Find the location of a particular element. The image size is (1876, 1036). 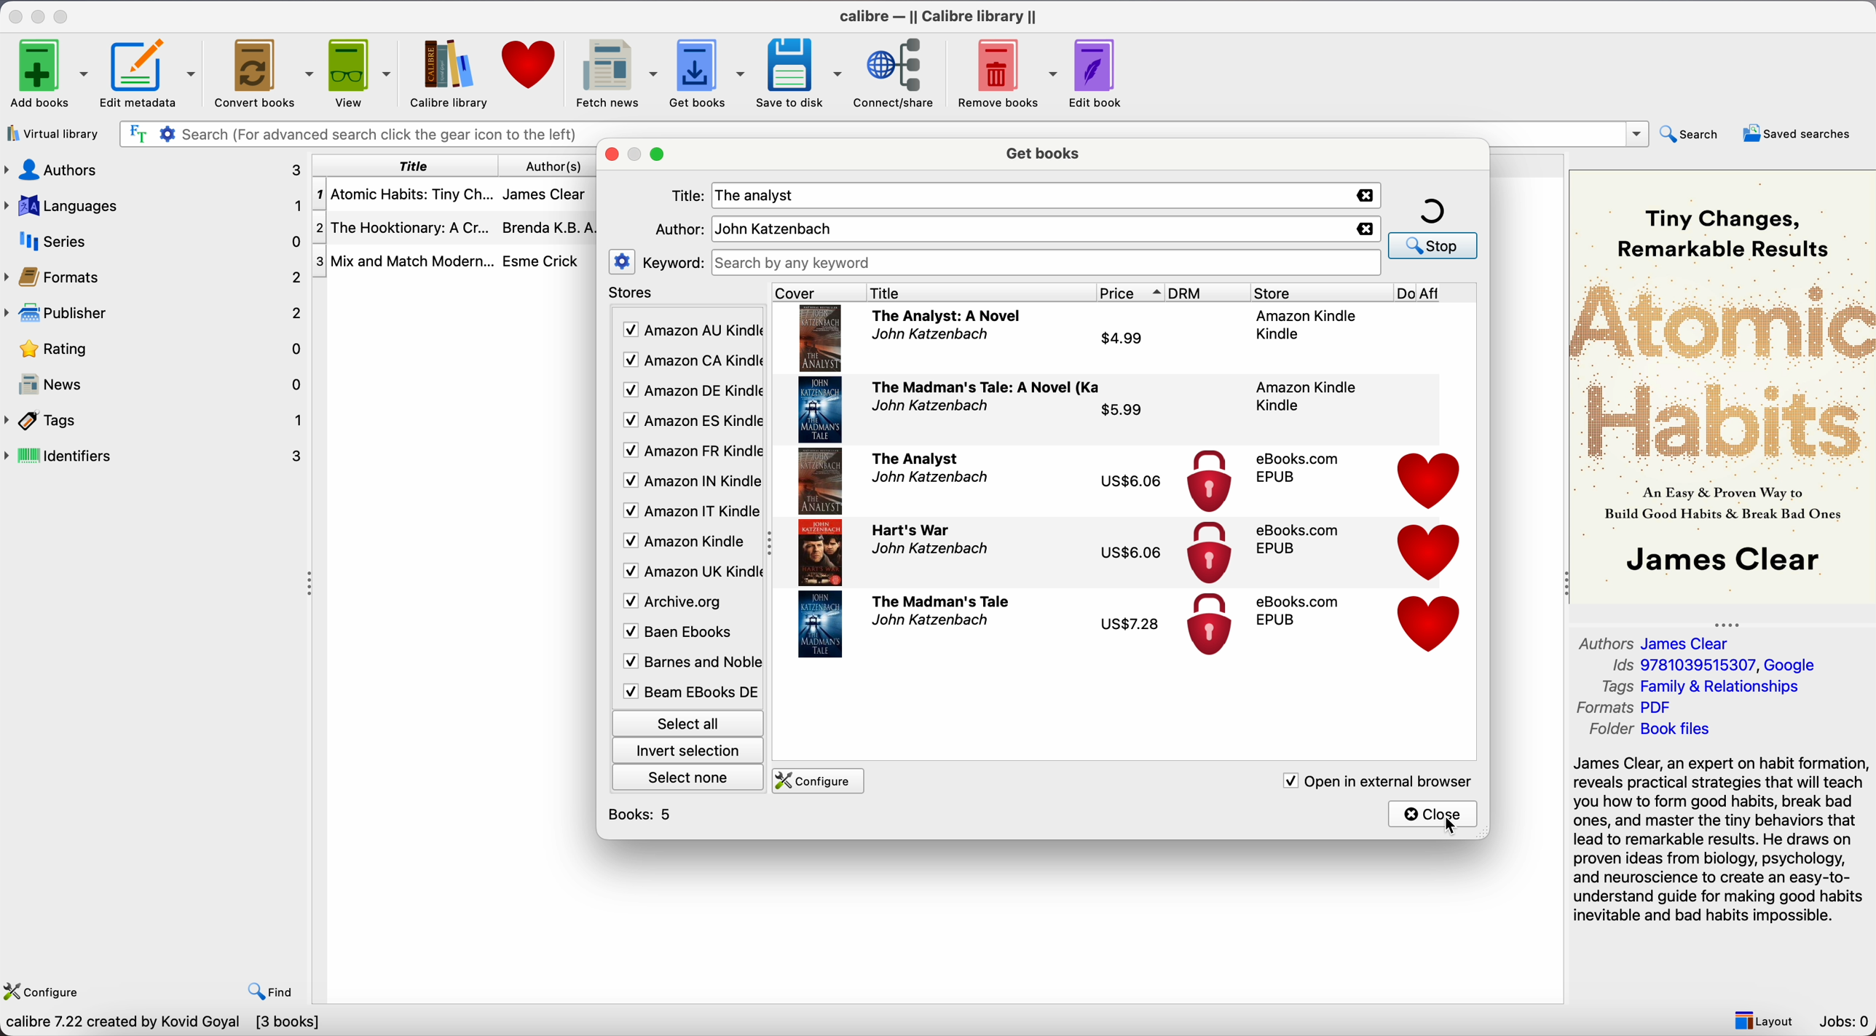

loading icon is located at coordinates (1432, 210).